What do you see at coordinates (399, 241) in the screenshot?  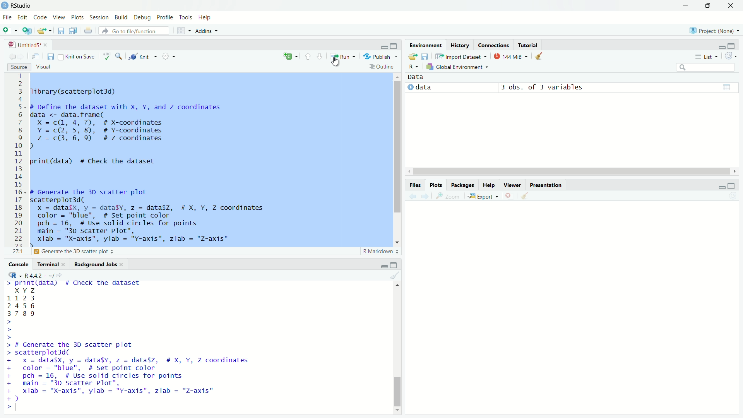 I see `move down` at bounding box center [399, 241].